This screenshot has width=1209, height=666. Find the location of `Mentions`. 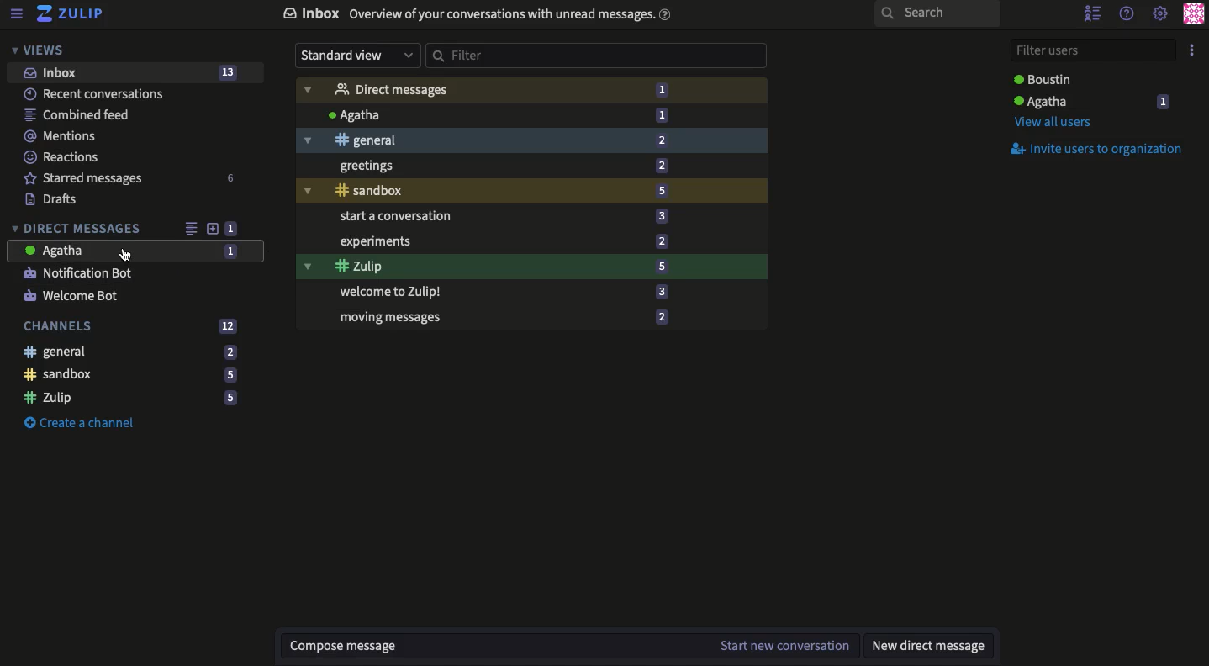

Mentions is located at coordinates (65, 137).